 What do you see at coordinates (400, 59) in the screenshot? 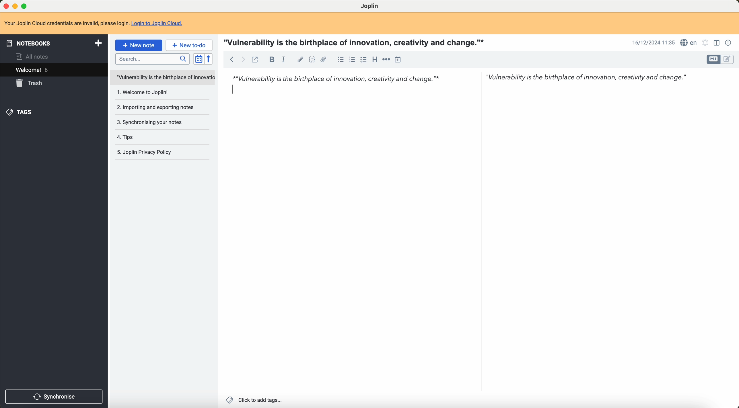
I see `insert time` at bounding box center [400, 59].